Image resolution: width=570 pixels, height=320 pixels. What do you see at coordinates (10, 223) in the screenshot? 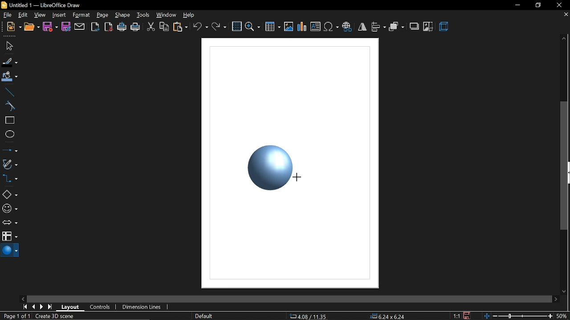
I see `arrows` at bounding box center [10, 223].